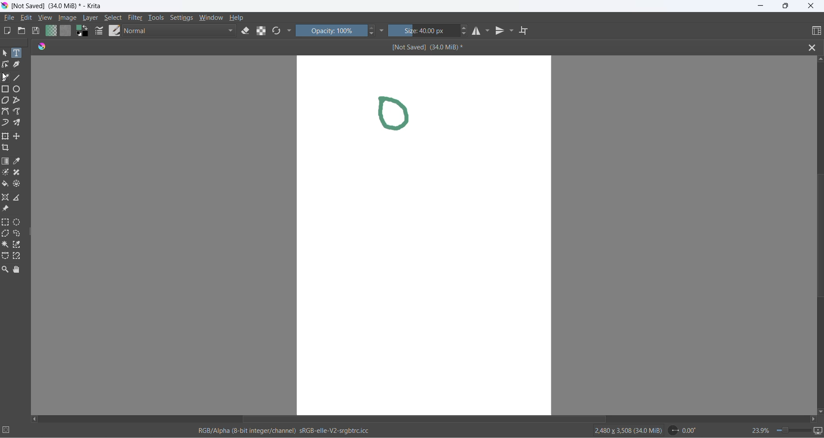  Describe the element at coordinates (528, 30) in the screenshot. I see `wrap around mode` at that location.